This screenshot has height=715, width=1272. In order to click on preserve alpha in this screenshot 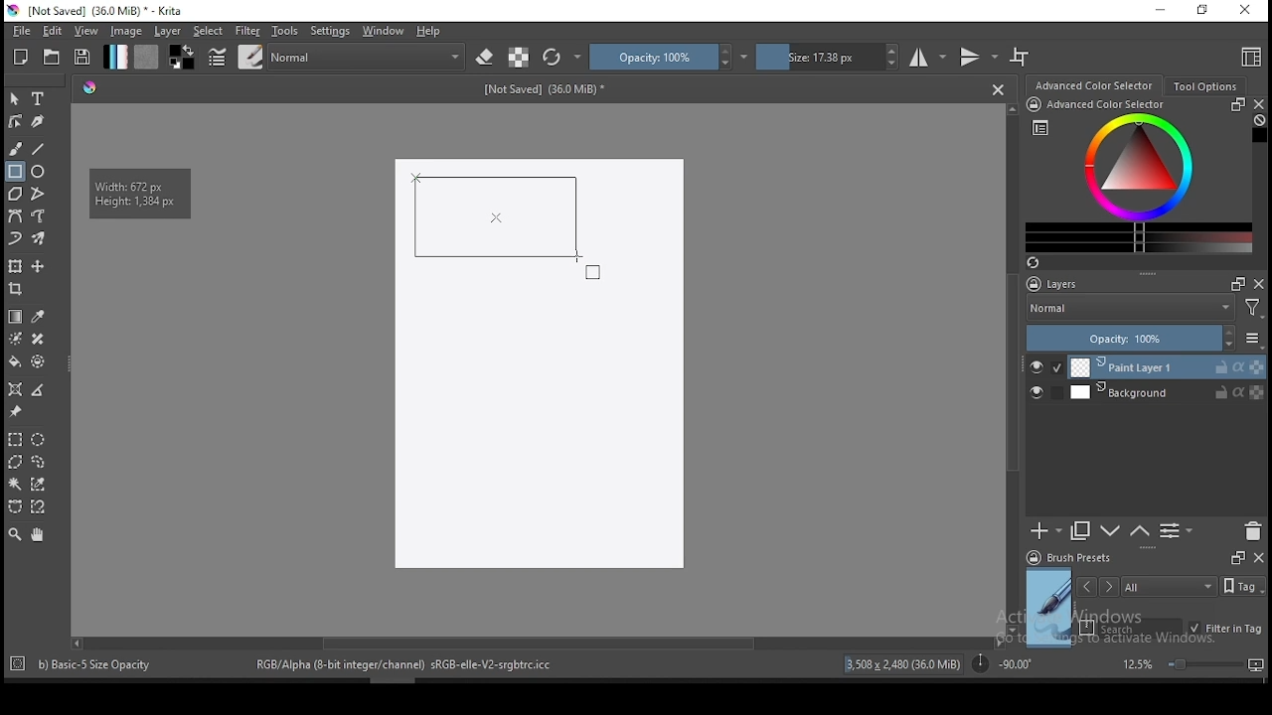, I will do `click(519, 59)`.